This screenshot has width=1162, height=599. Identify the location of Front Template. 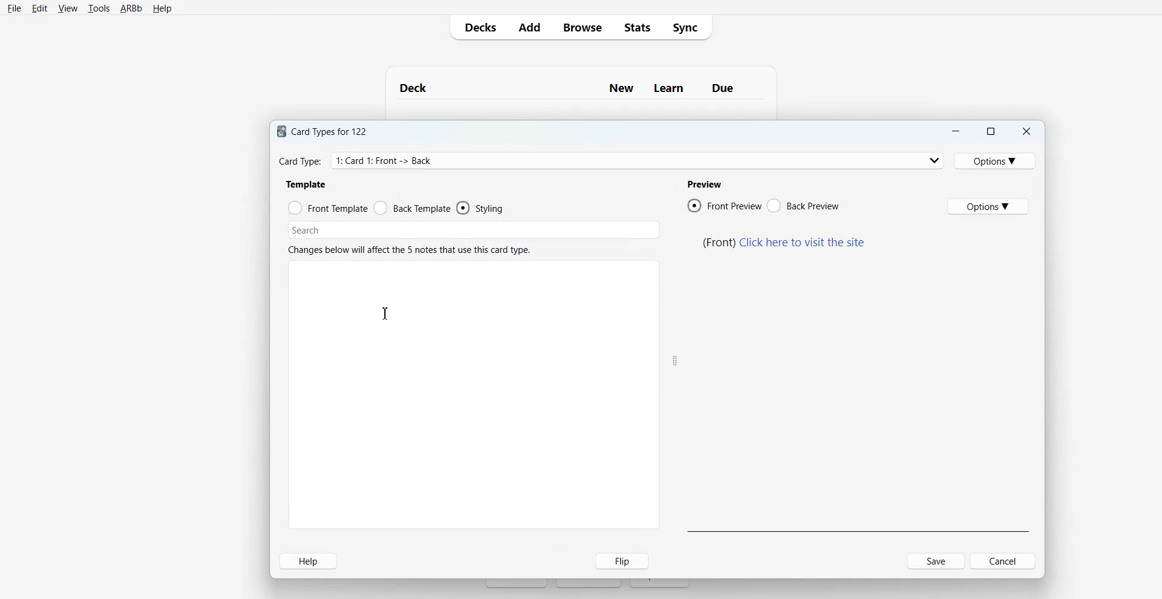
(413, 208).